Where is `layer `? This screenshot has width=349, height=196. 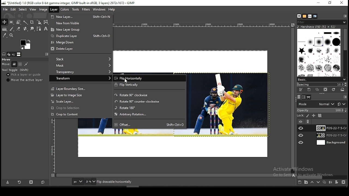
layer  is located at coordinates (330, 128).